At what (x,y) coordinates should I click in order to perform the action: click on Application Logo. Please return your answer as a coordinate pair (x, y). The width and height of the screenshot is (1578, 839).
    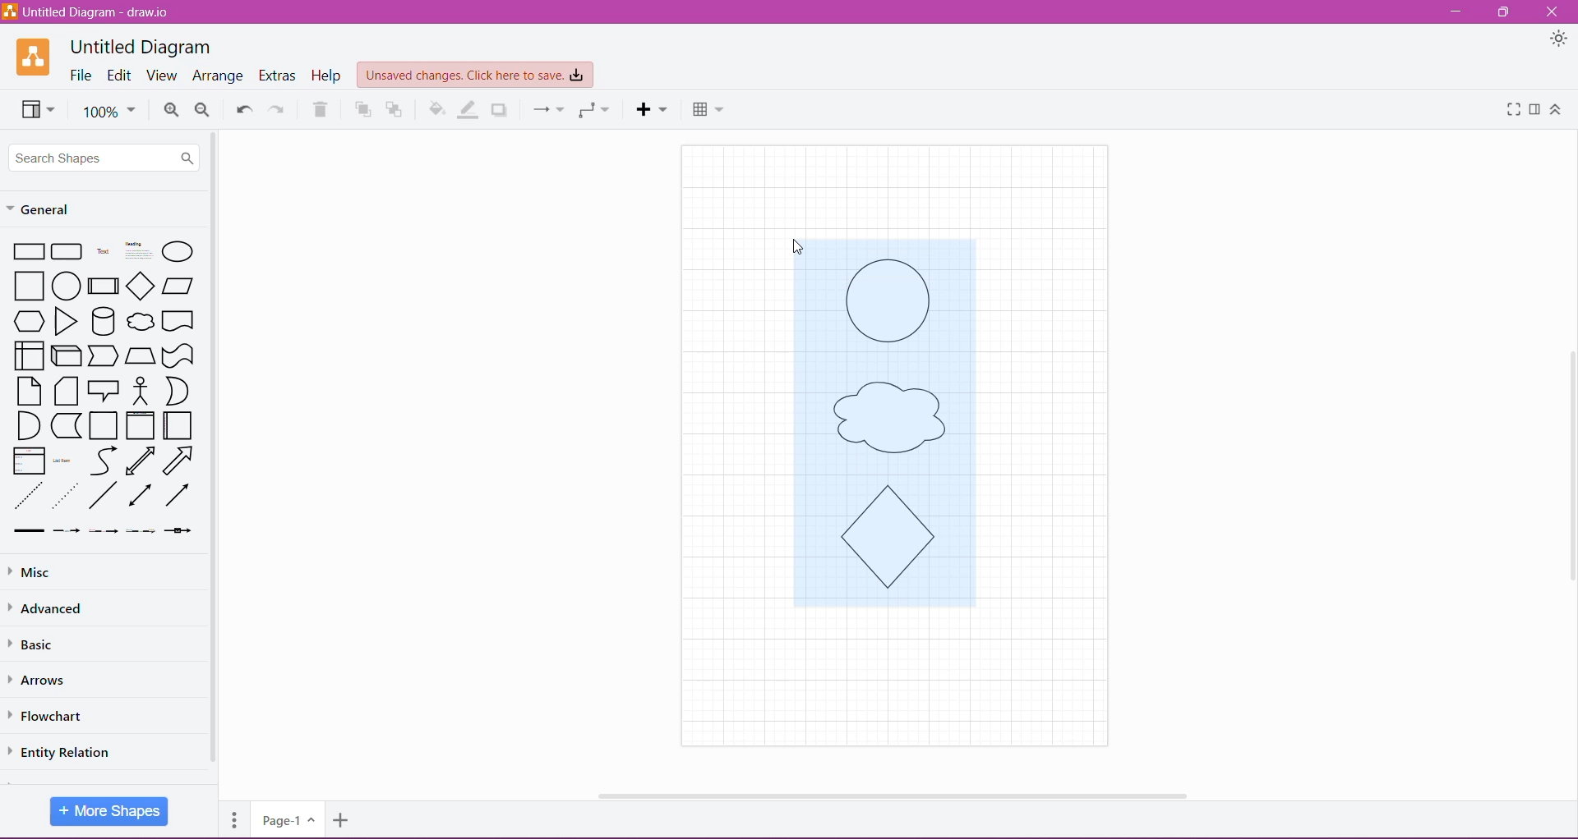
    Looking at the image, I should click on (35, 57).